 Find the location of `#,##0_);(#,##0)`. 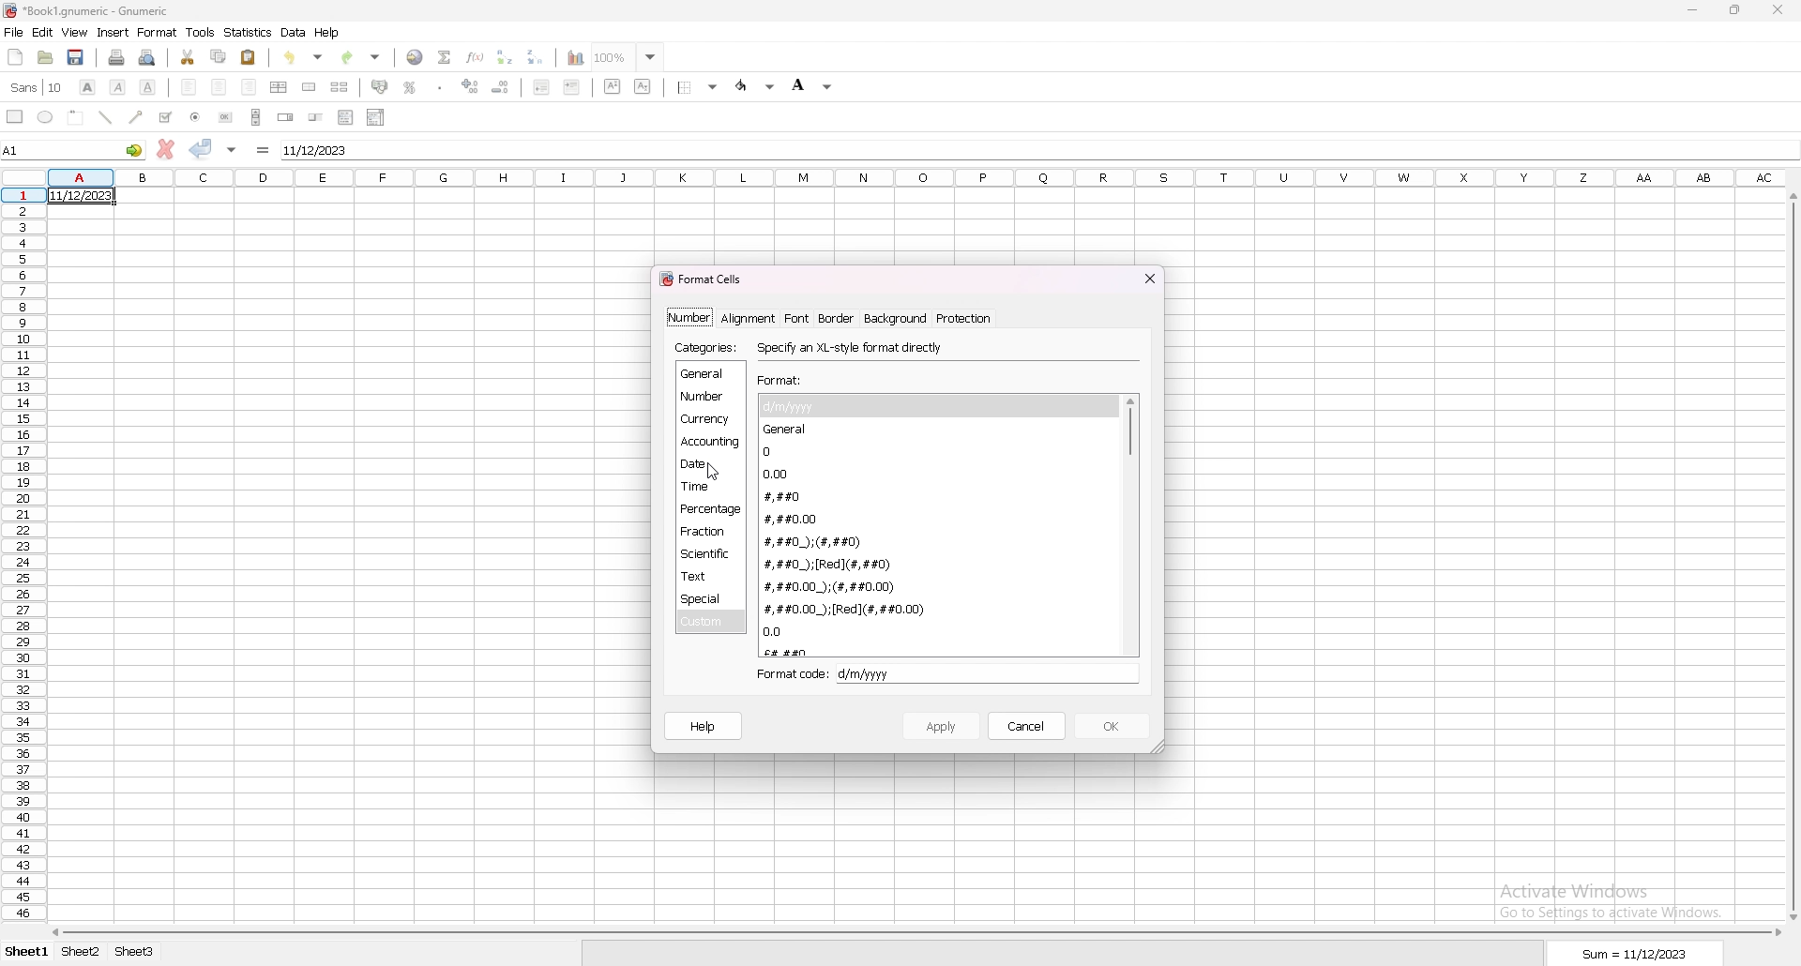

#,##0_);(#,##0) is located at coordinates (816, 541).